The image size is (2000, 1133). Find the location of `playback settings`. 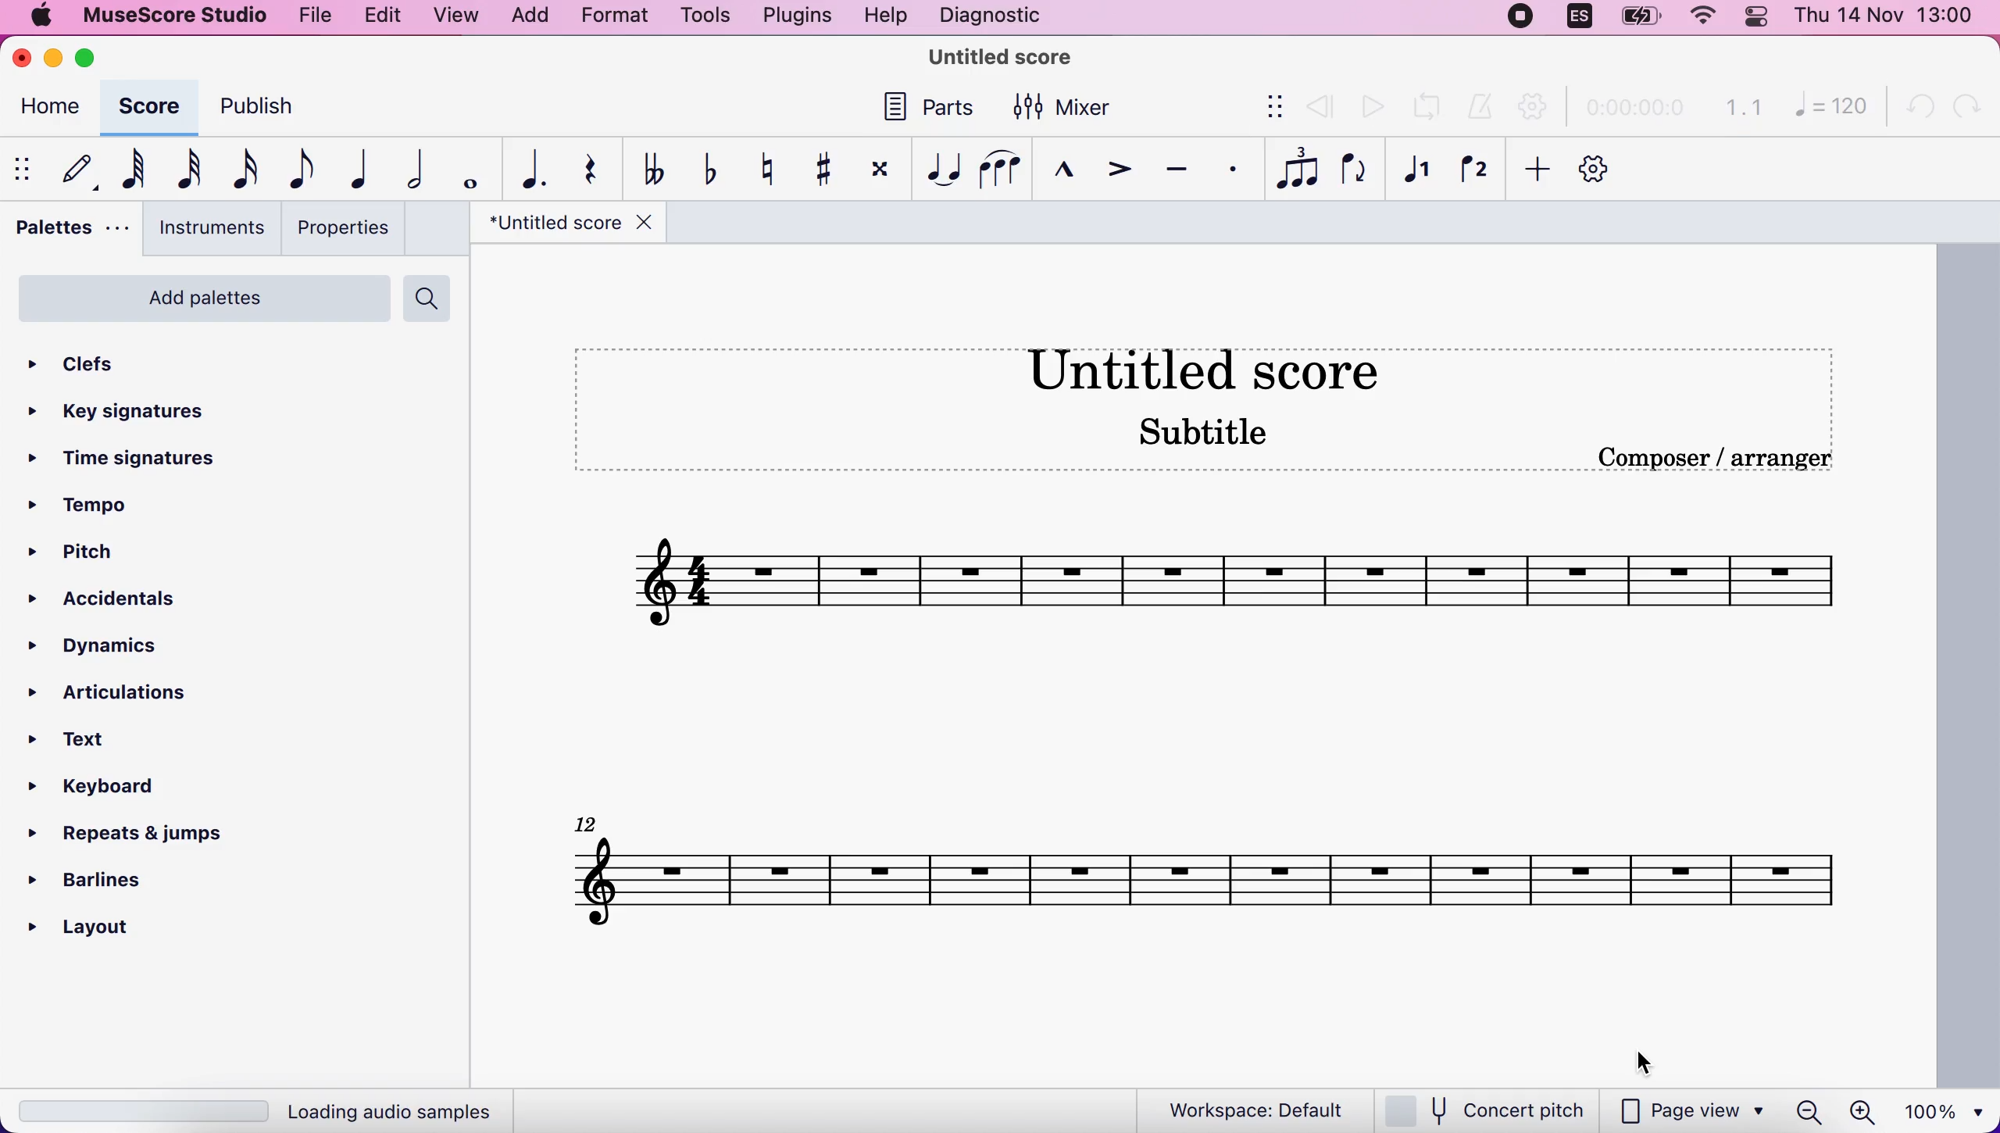

playback settings is located at coordinates (1529, 106).